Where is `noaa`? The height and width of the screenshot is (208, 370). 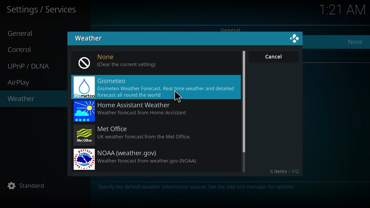 noaa is located at coordinates (140, 159).